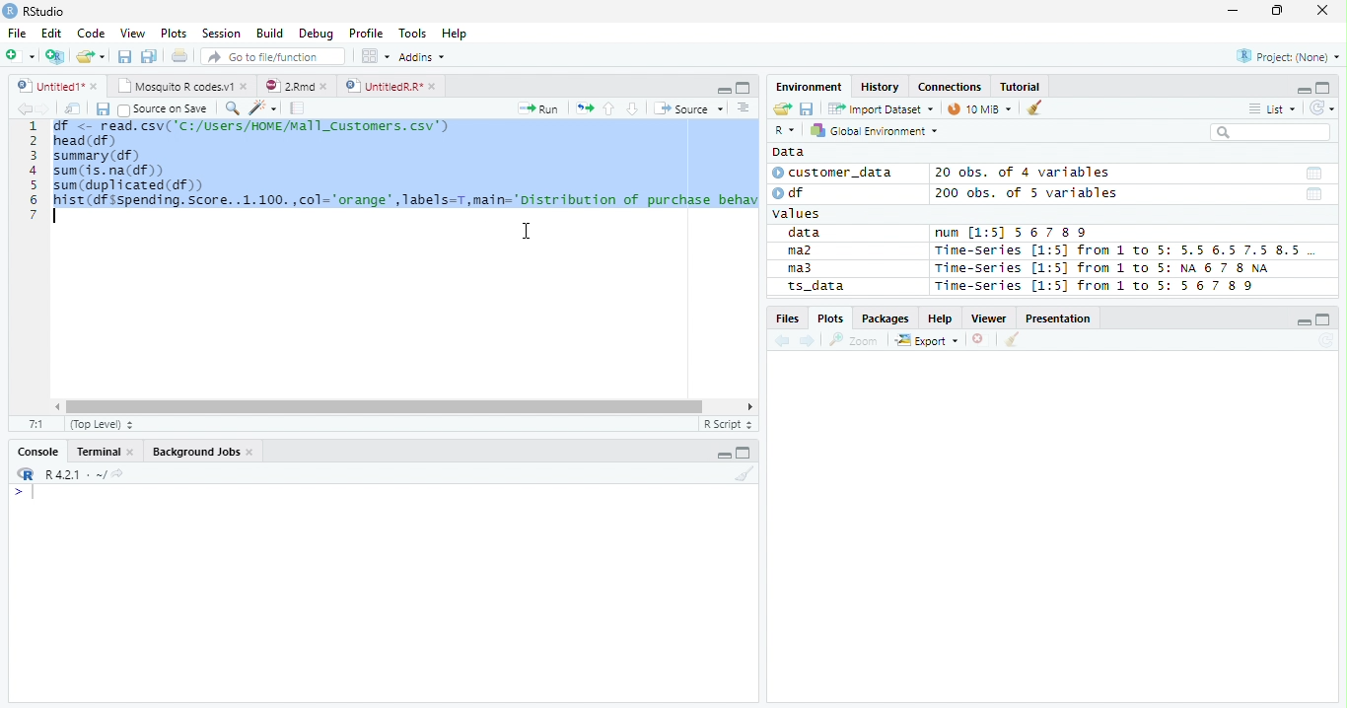 The width and height of the screenshot is (1347, 708). I want to click on Help, so click(457, 34).